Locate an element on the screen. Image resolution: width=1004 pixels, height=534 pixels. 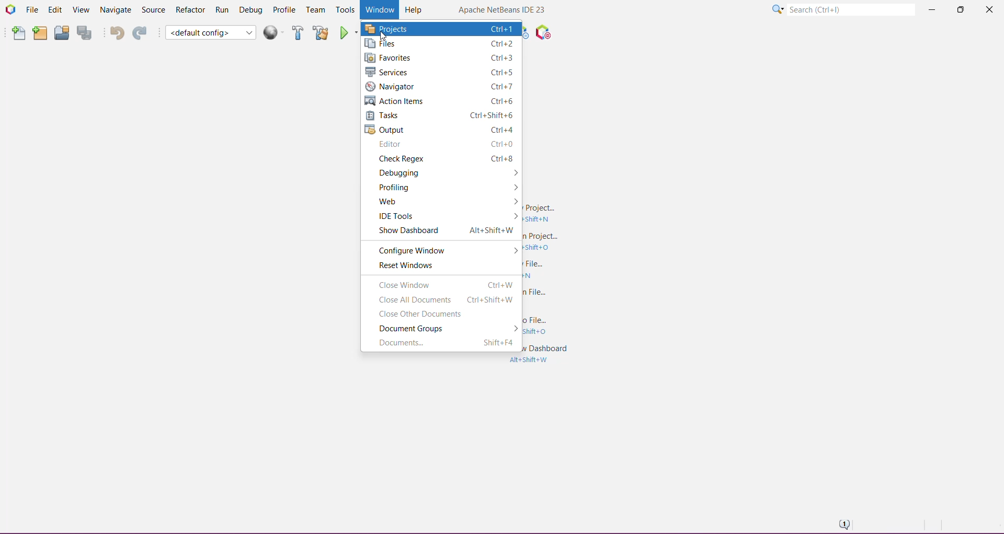
Web is located at coordinates (395, 202).